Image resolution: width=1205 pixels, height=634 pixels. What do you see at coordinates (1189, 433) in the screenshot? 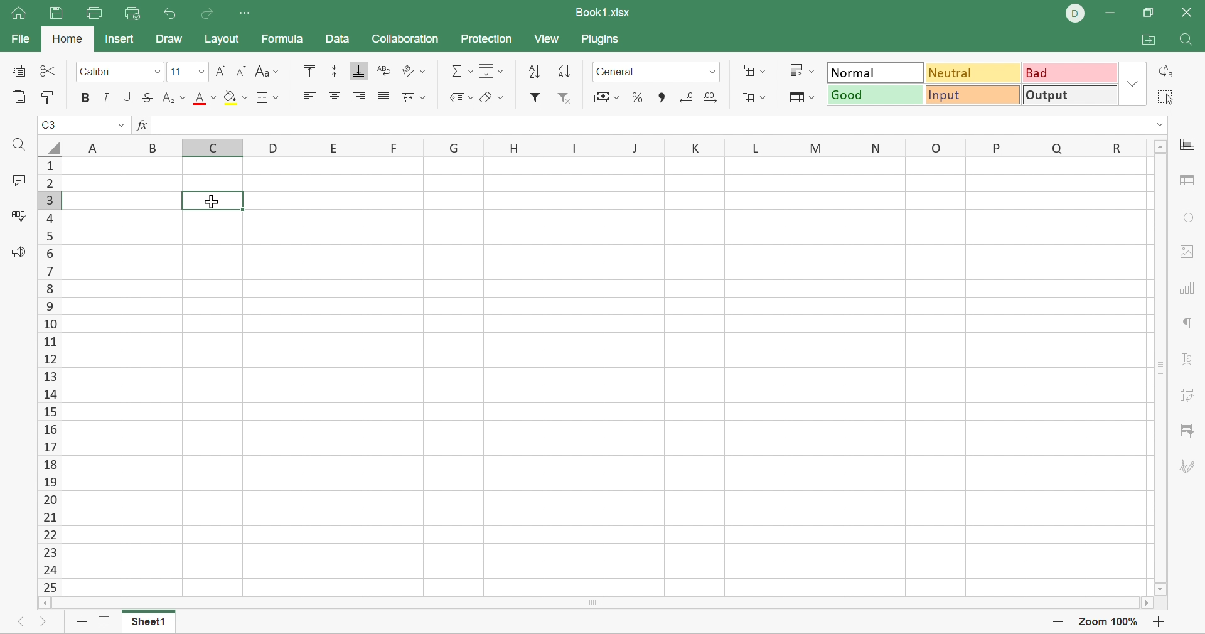
I see `slicer settings` at bounding box center [1189, 433].